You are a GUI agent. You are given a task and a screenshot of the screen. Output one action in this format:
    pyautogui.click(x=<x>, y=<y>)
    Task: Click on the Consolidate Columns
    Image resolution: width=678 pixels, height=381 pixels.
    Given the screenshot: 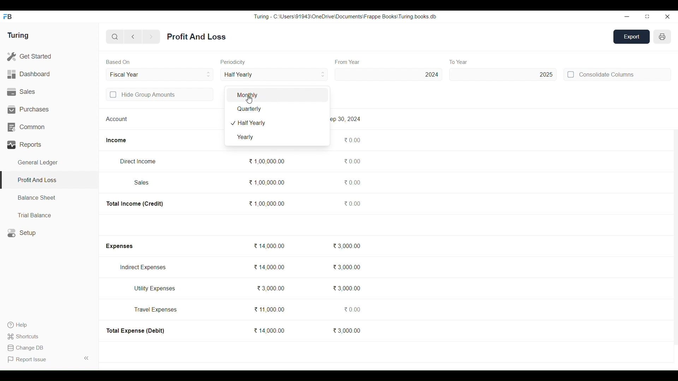 What is the action you would take?
    pyautogui.click(x=617, y=74)
    